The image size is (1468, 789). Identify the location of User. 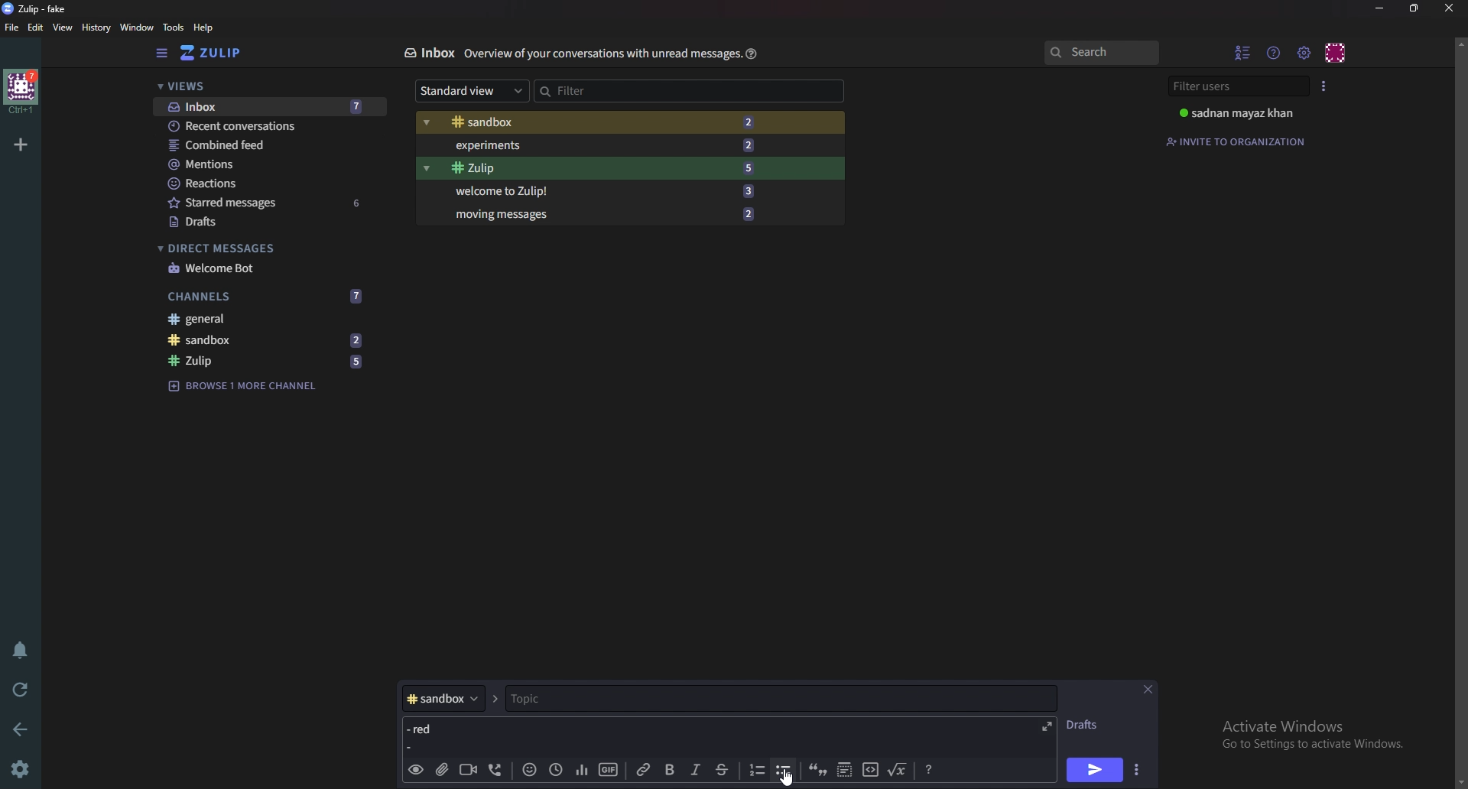
(1245, 112).